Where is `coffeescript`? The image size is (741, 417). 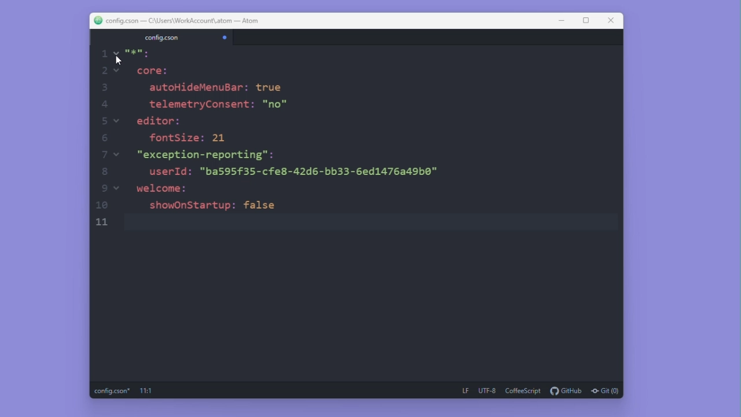 coffeescript is located at coordinates (523, 389).